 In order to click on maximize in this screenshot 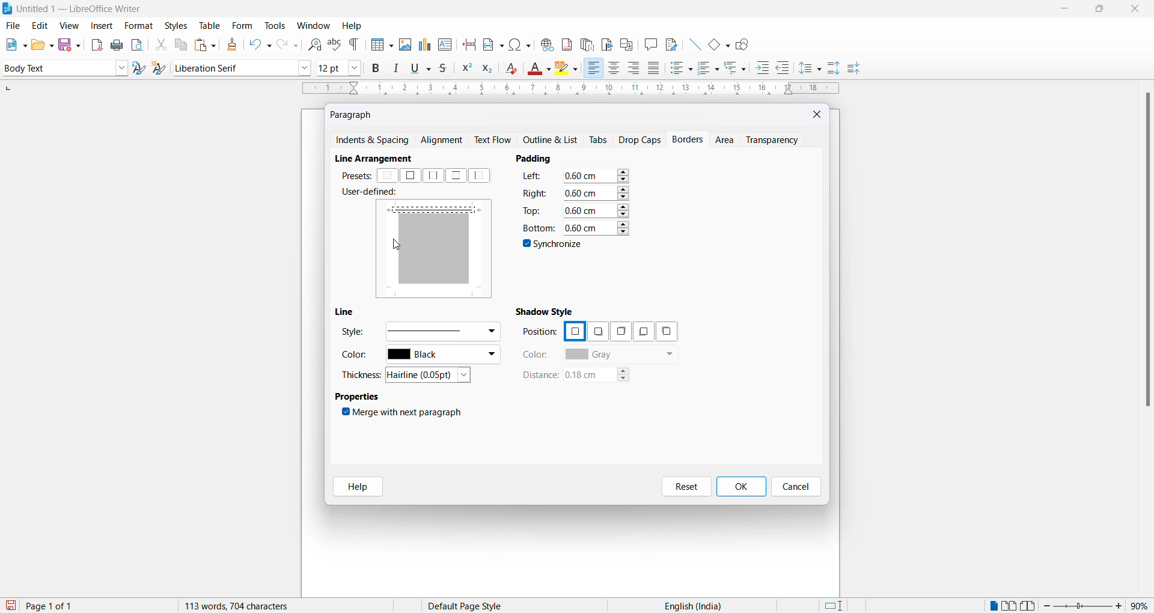, I will do `click(1099, 10)`.